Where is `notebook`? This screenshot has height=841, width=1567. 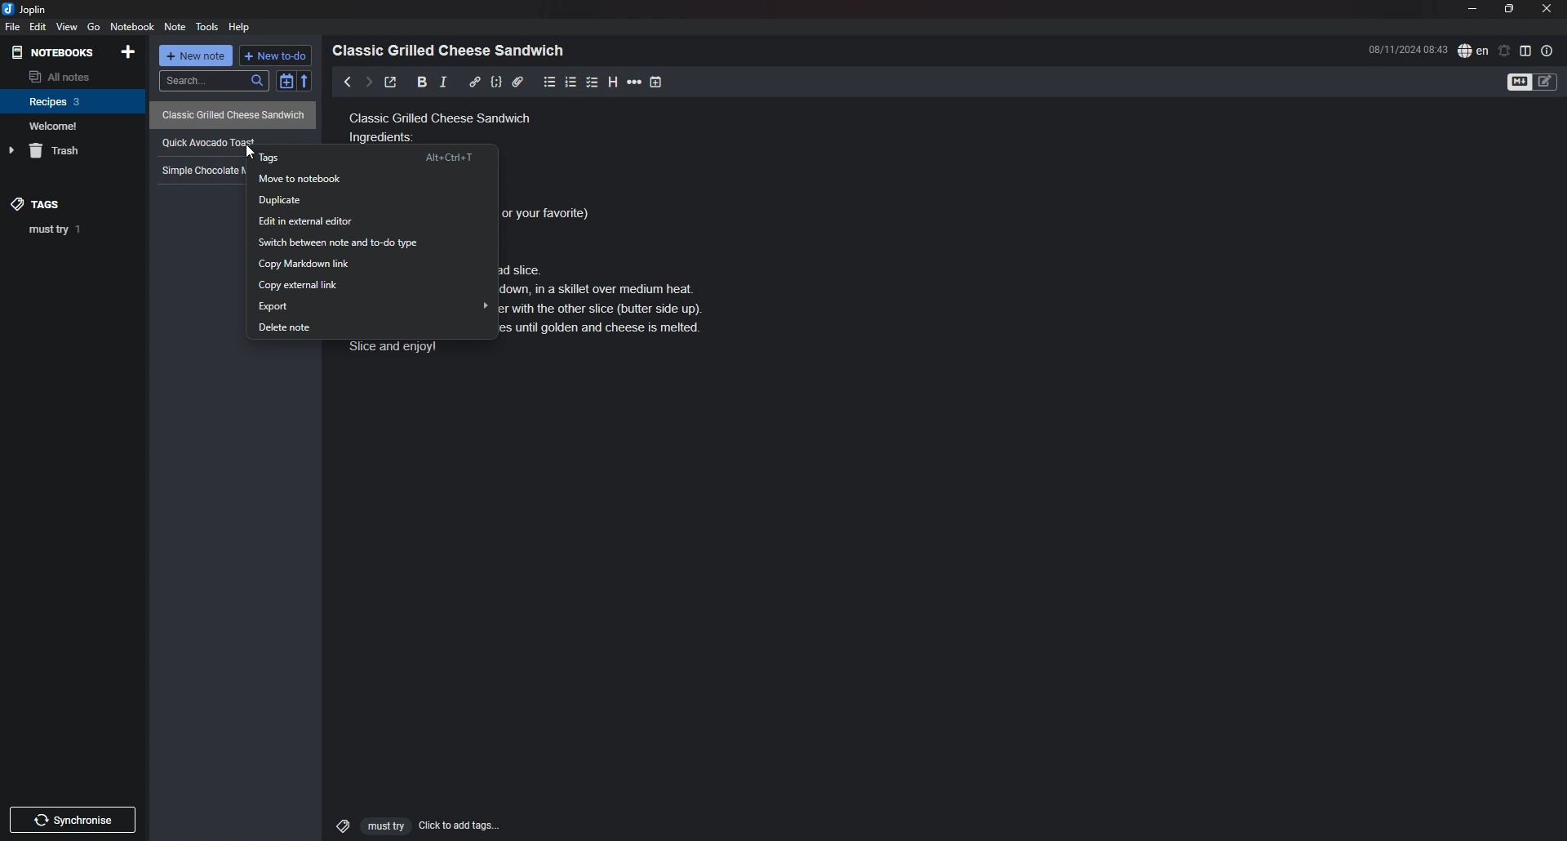
notebook is located at coordinates (72, 126).